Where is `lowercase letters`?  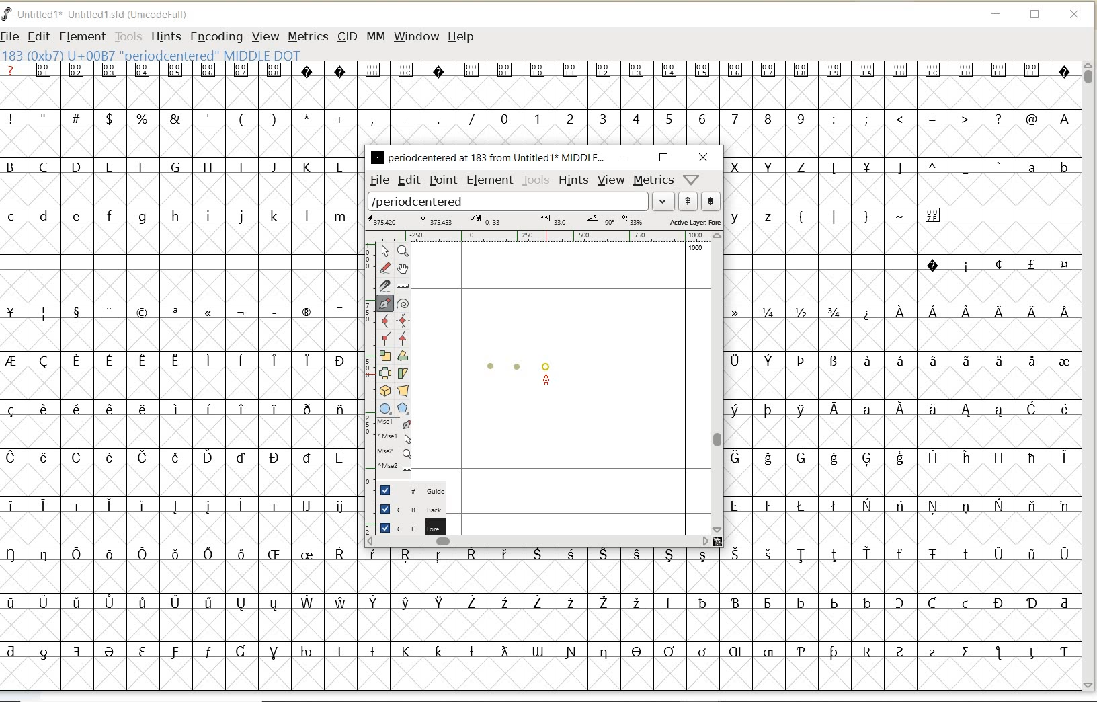
lowercase letters is located at coordinates (1047, 170).